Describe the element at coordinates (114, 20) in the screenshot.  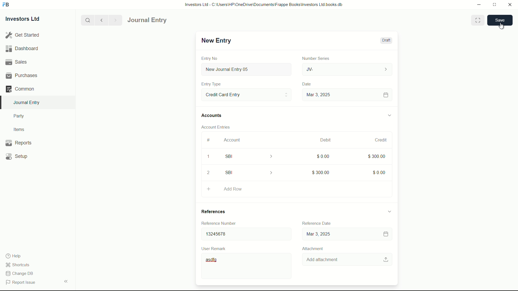
I see `Next` at that location.